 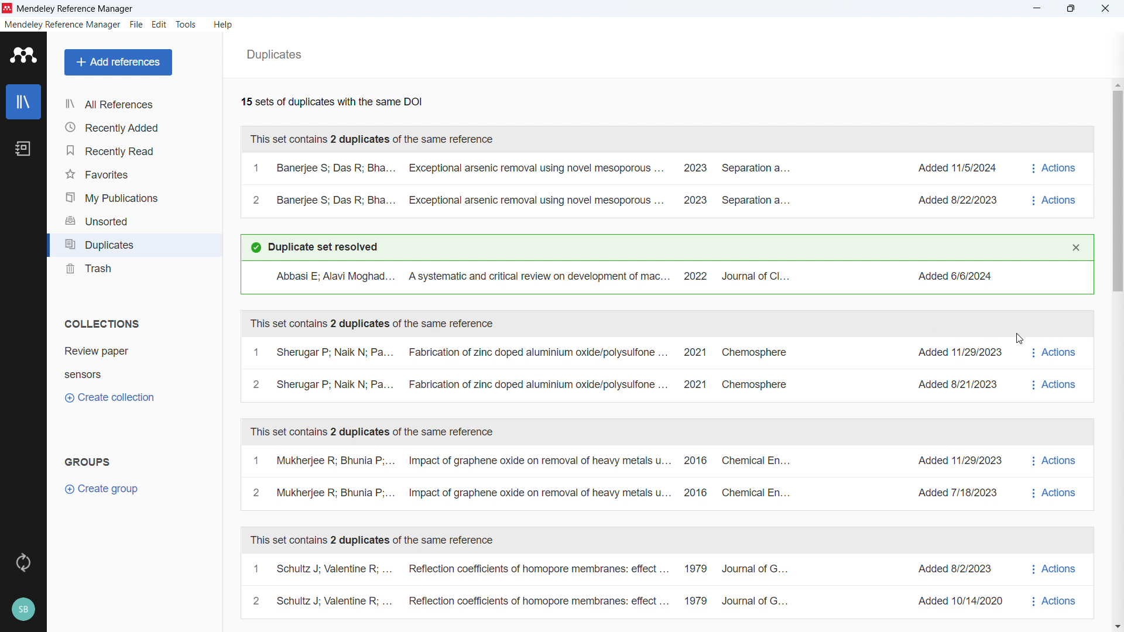 I want to click on groups, so click(x=88, y=461).